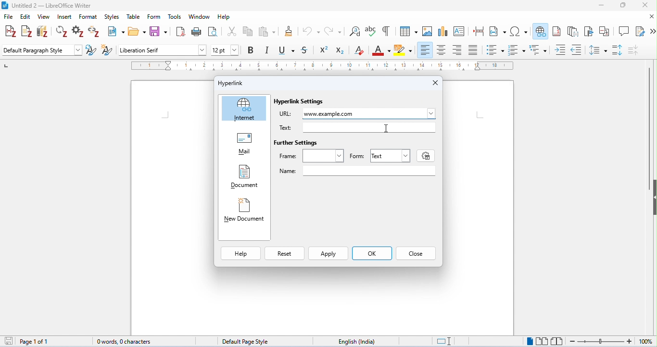  I want to click on font style, so click(163, 50).